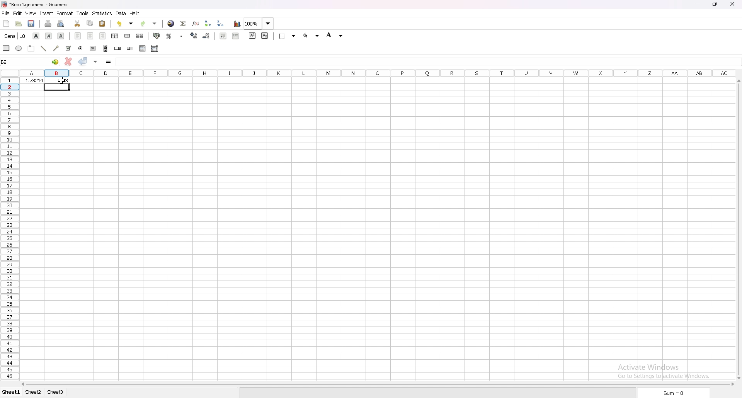 This screenshot has width=742, height=398. I want to click on resize, so click(716, 3).